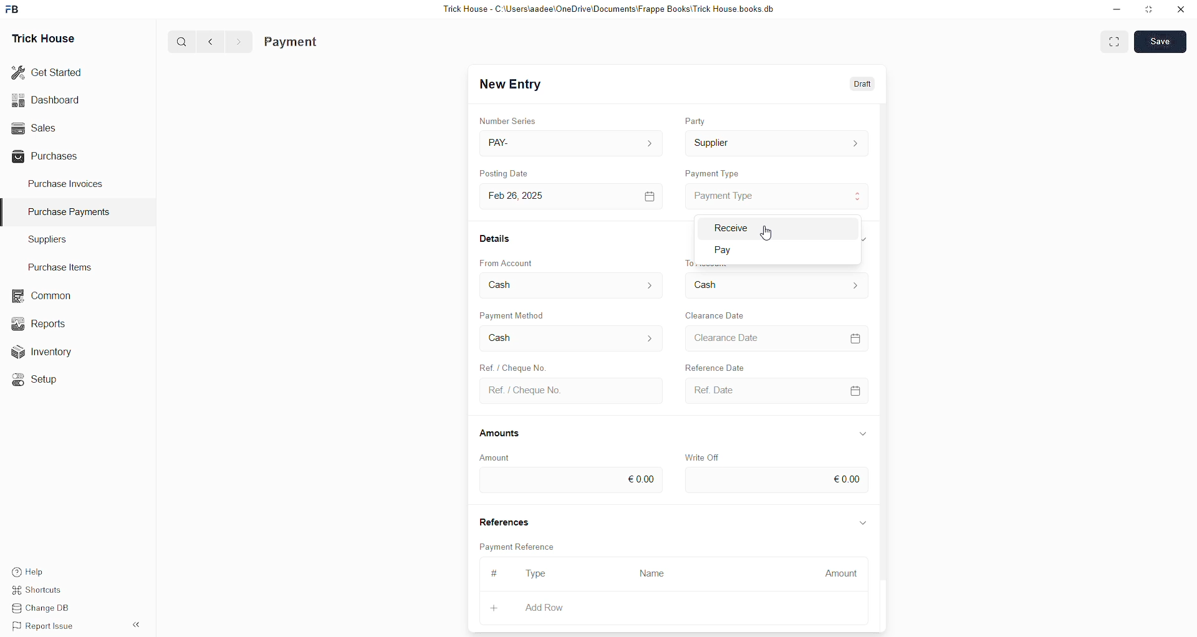  I want to click on Setup, so click(34, 378).